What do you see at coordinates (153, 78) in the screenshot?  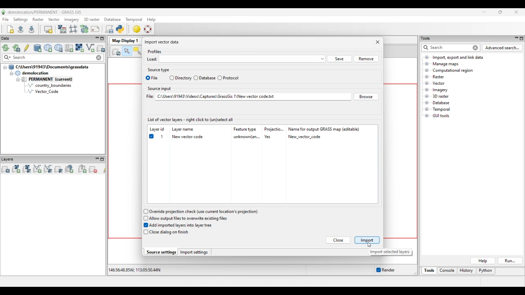 I see `File ` at bounding box center [153, 78].